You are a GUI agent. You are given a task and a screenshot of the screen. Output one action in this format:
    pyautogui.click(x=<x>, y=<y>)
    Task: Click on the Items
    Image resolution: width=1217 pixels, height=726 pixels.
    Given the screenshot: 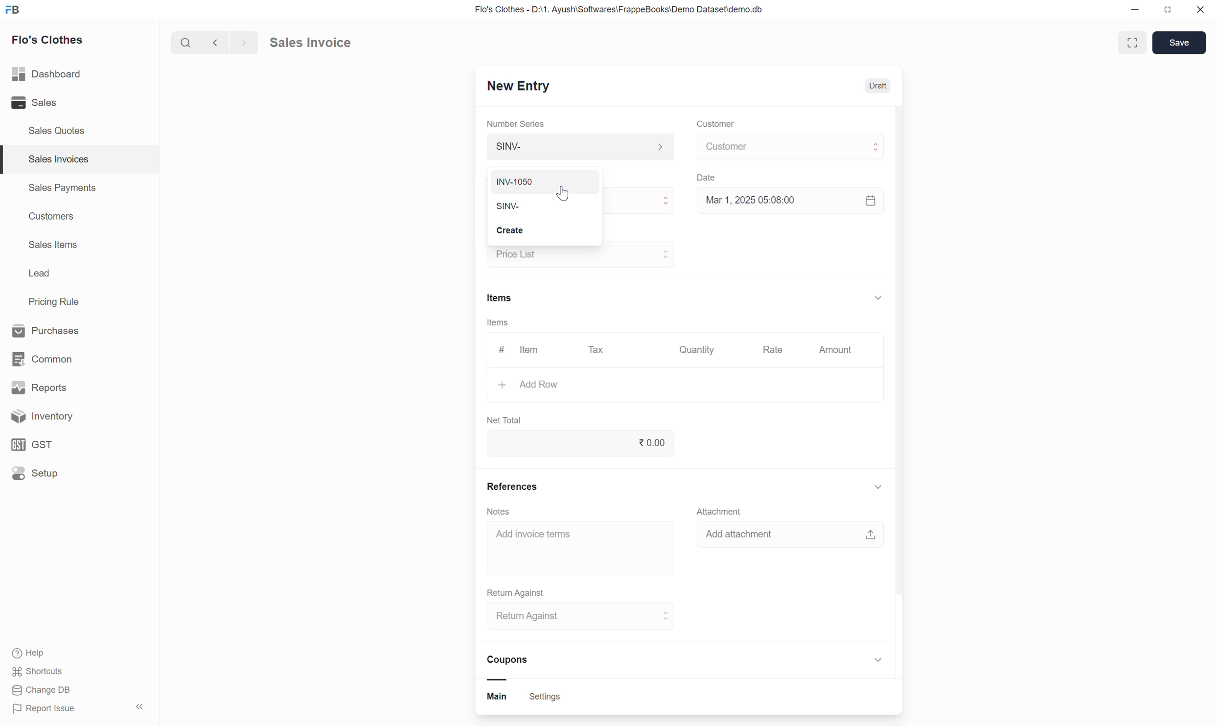 What is the action you would take?
    pyautogui.click(x=498, y=324)
    